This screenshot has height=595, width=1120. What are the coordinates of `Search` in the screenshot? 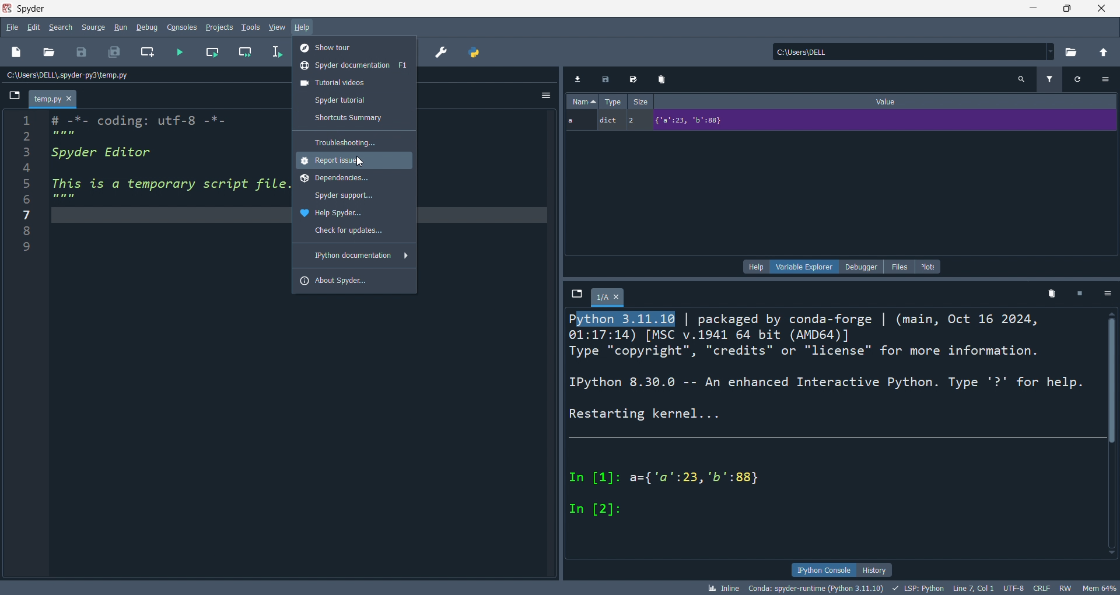 It's located at (1023, 79).